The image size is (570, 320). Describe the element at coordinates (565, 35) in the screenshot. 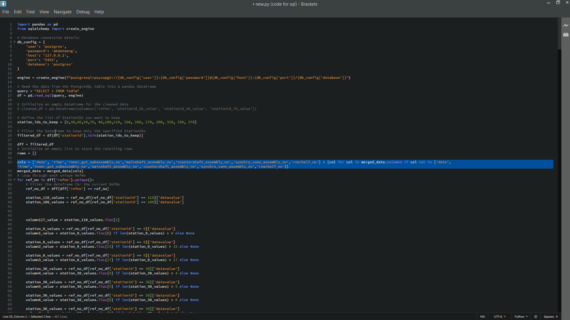

I see `extension manager` at that location.